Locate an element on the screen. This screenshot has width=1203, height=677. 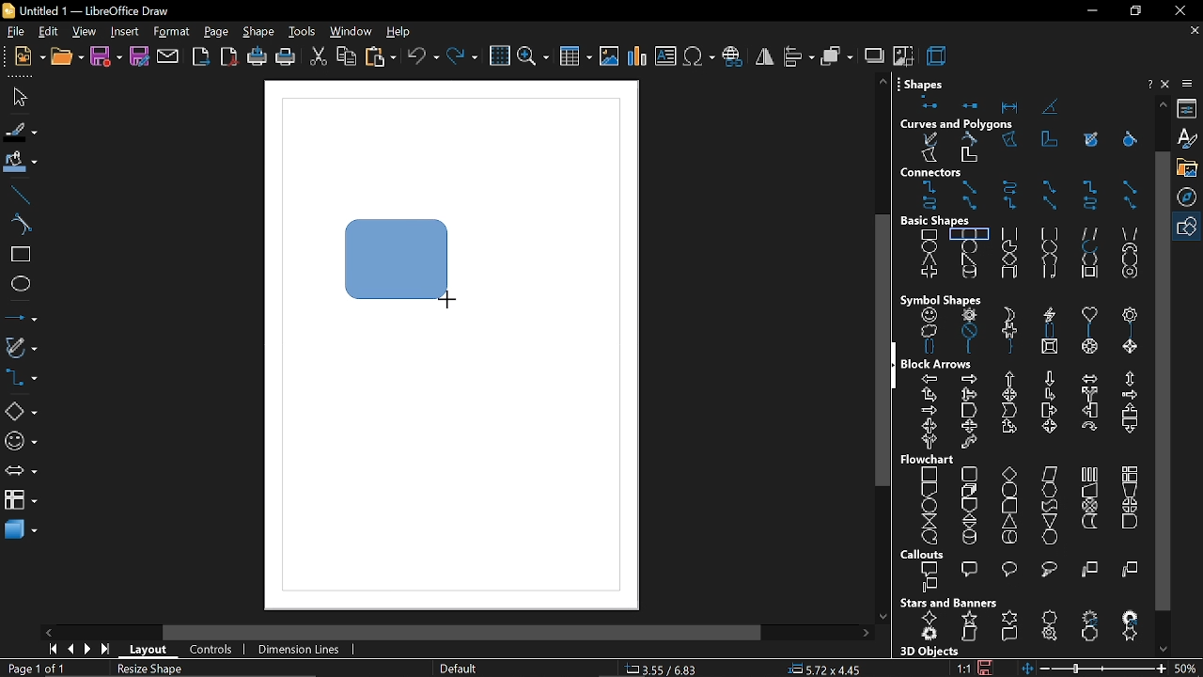
rectangle is located at coordinates (21, 256).